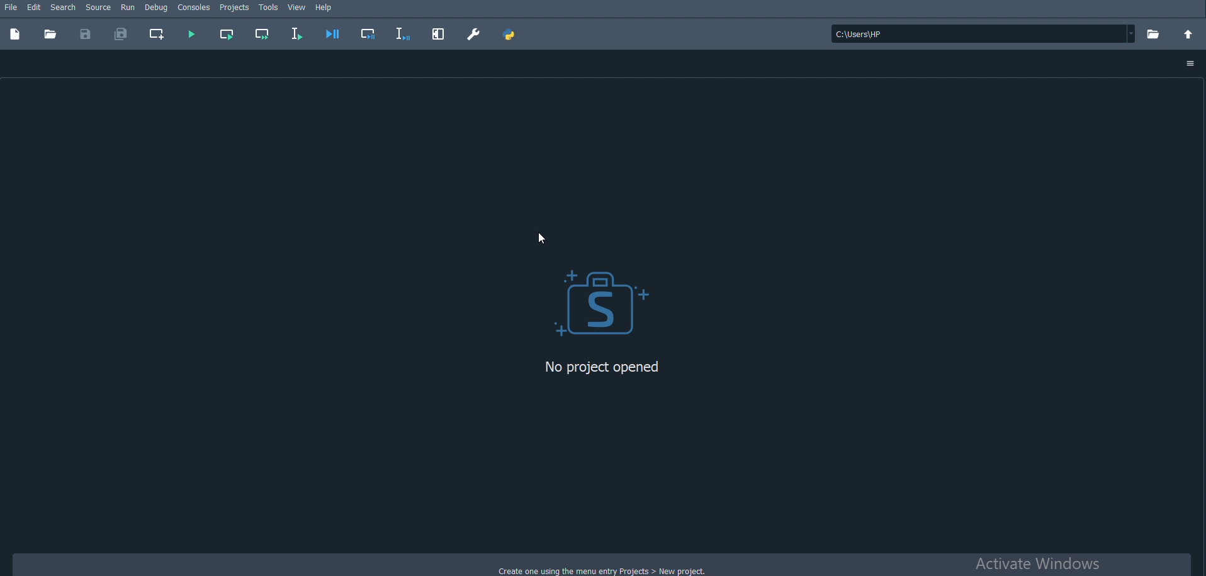  I want to click on Tools, so click(269, 6).